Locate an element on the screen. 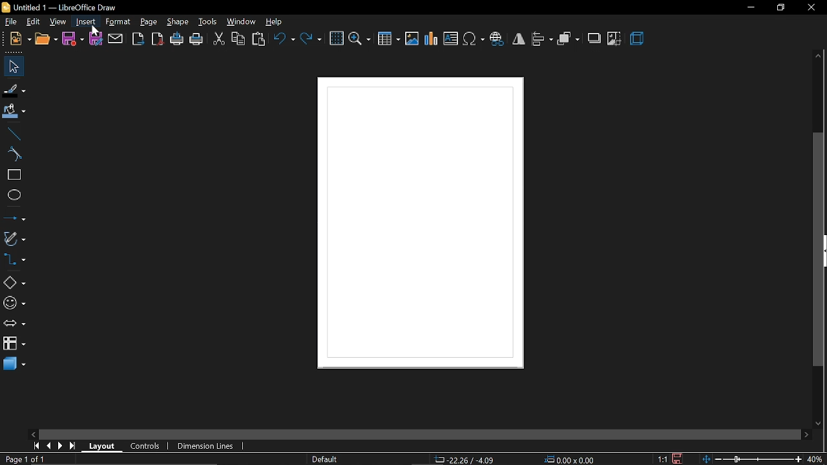 The image size is (827, 465). cut  is located at coordinates (218, 39).